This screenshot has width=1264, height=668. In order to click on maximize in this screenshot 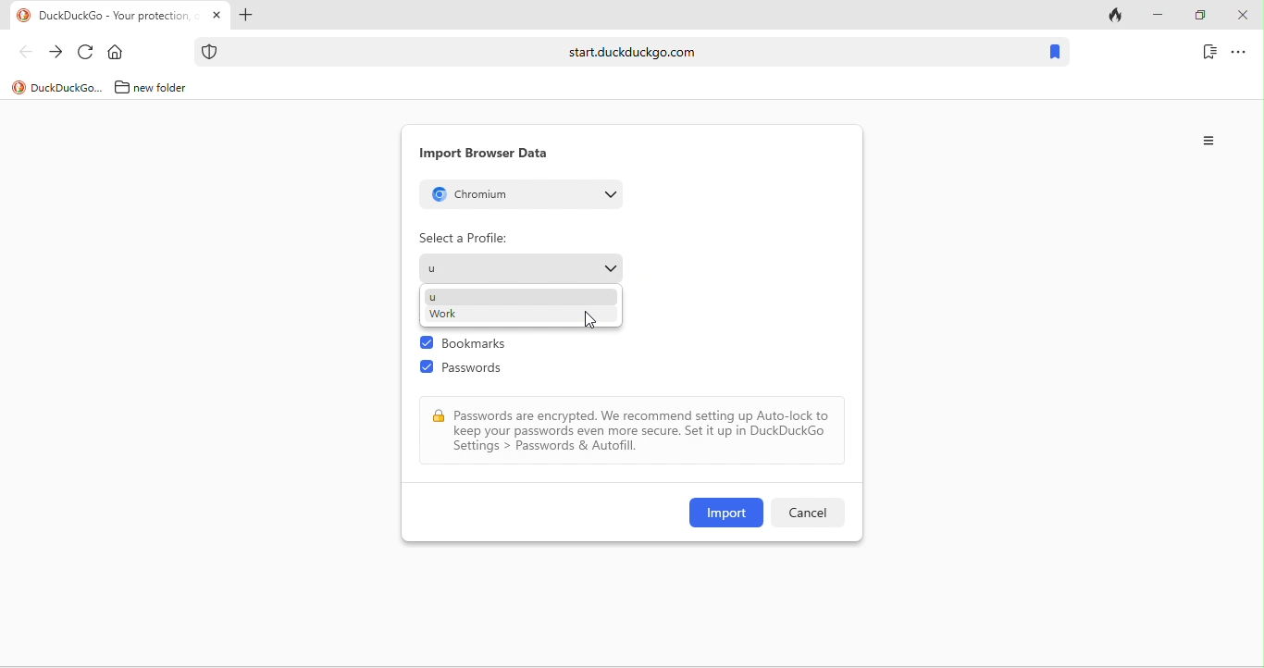, I will do `click(1199, 16)`.